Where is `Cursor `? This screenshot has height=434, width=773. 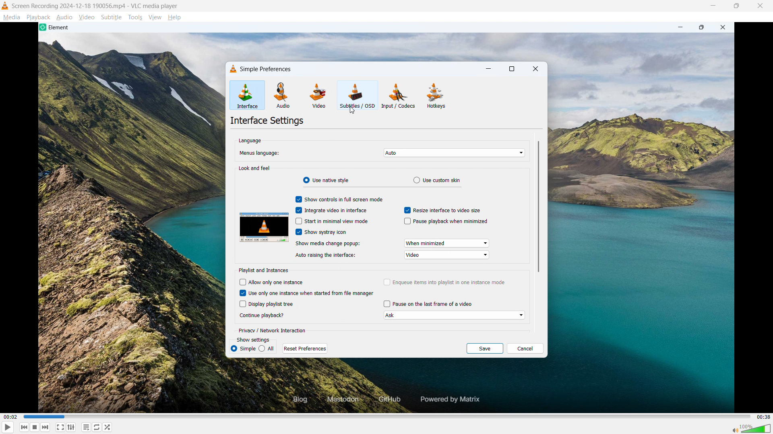 Cursor  is located at coordinates (352, 111).